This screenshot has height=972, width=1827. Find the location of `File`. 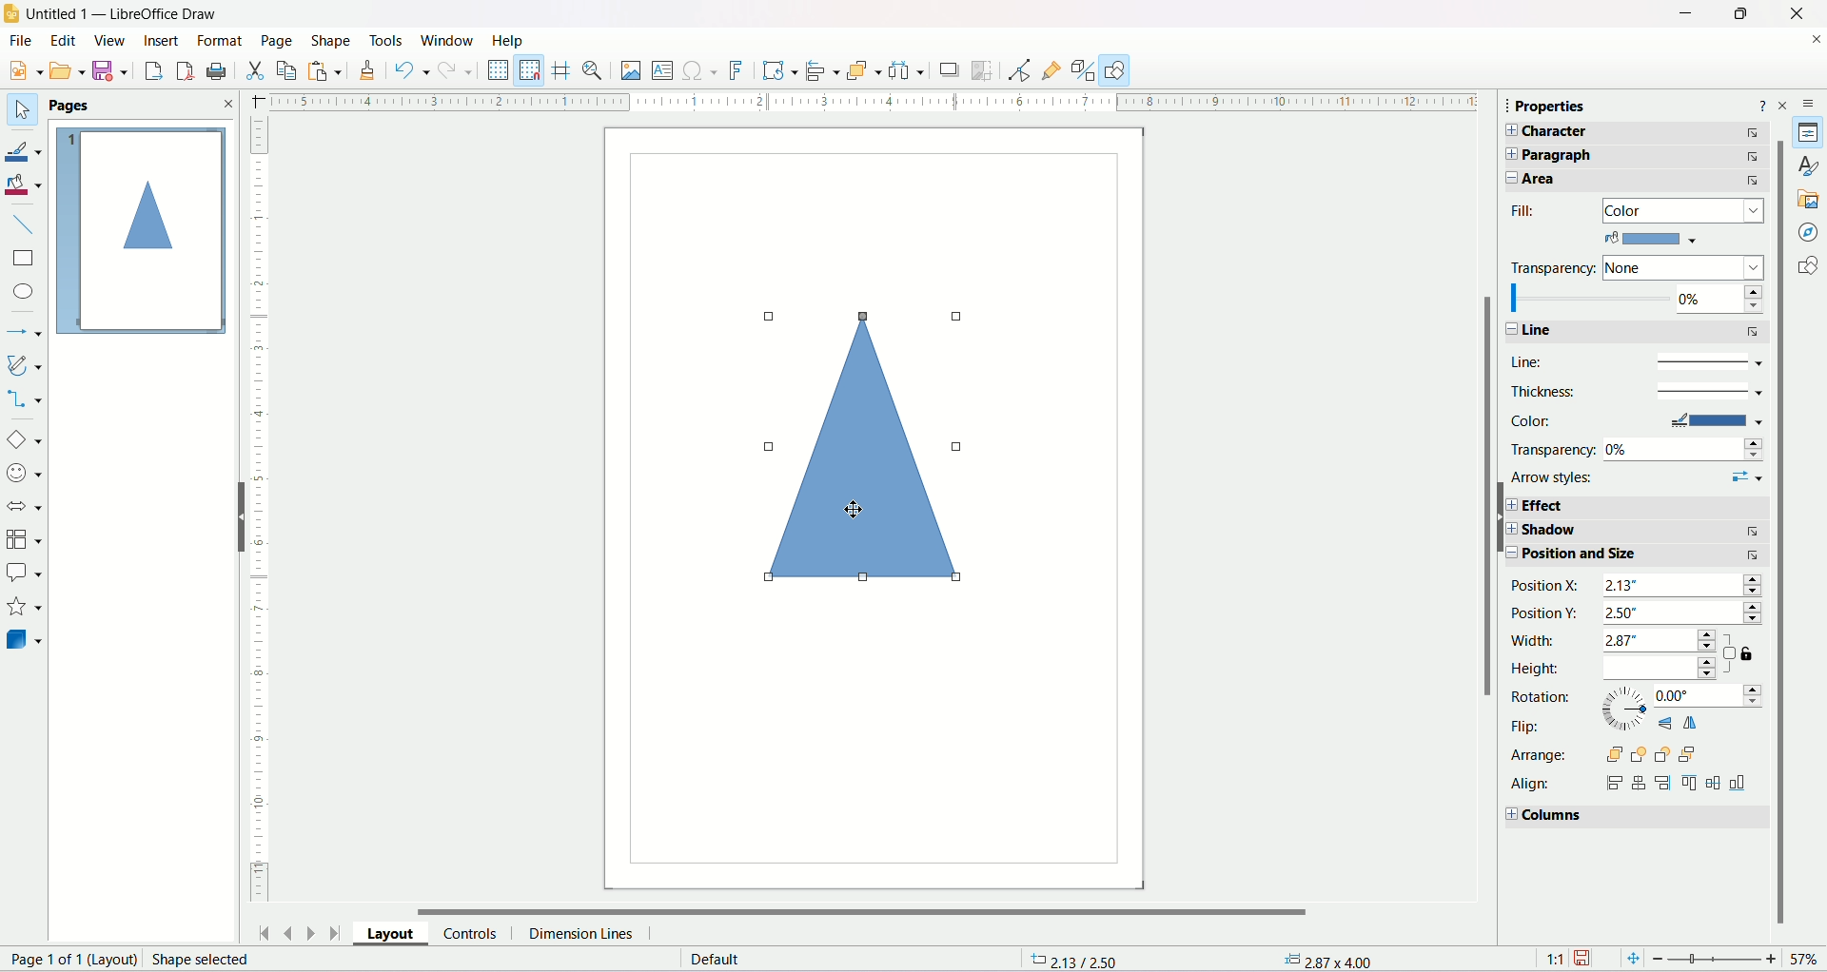

File is located at coordinates (18, 40).